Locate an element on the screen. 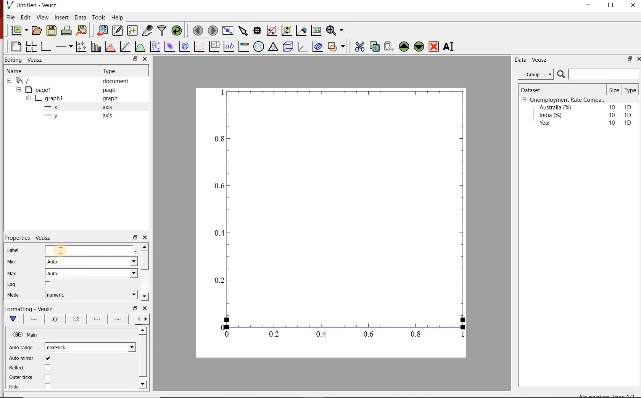 Image resolution: width=641 pixels, height=398 pixels. Main is located at coordinates (33, 335).